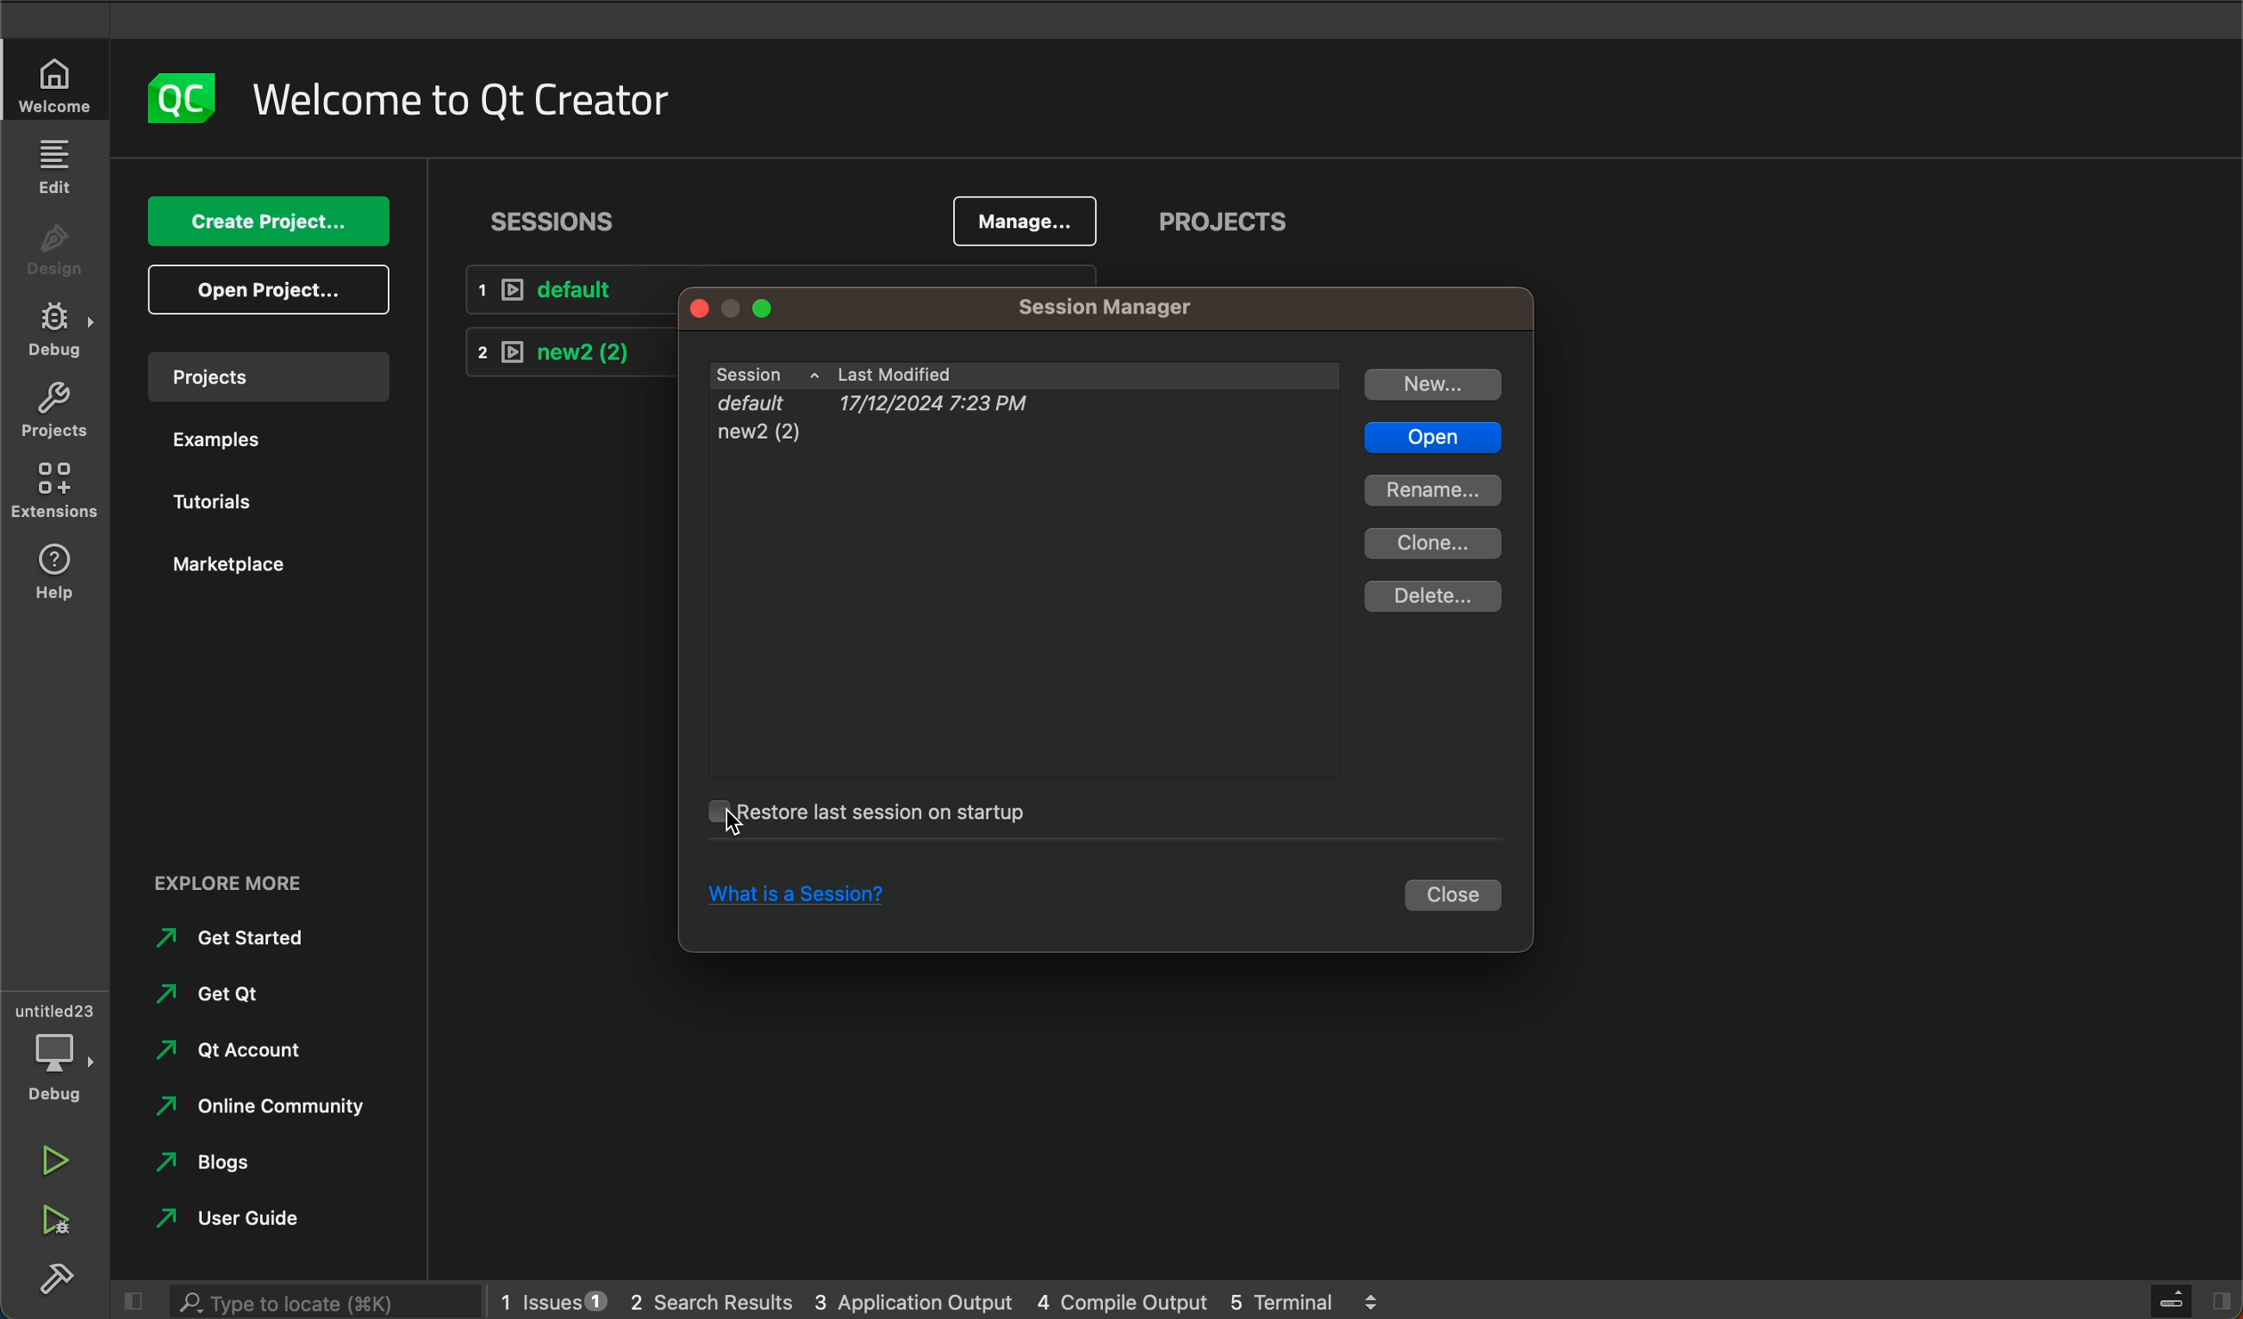 This screenshot has width=2243, height=1319. I want to click on mouse pointer, so click(729, 837).